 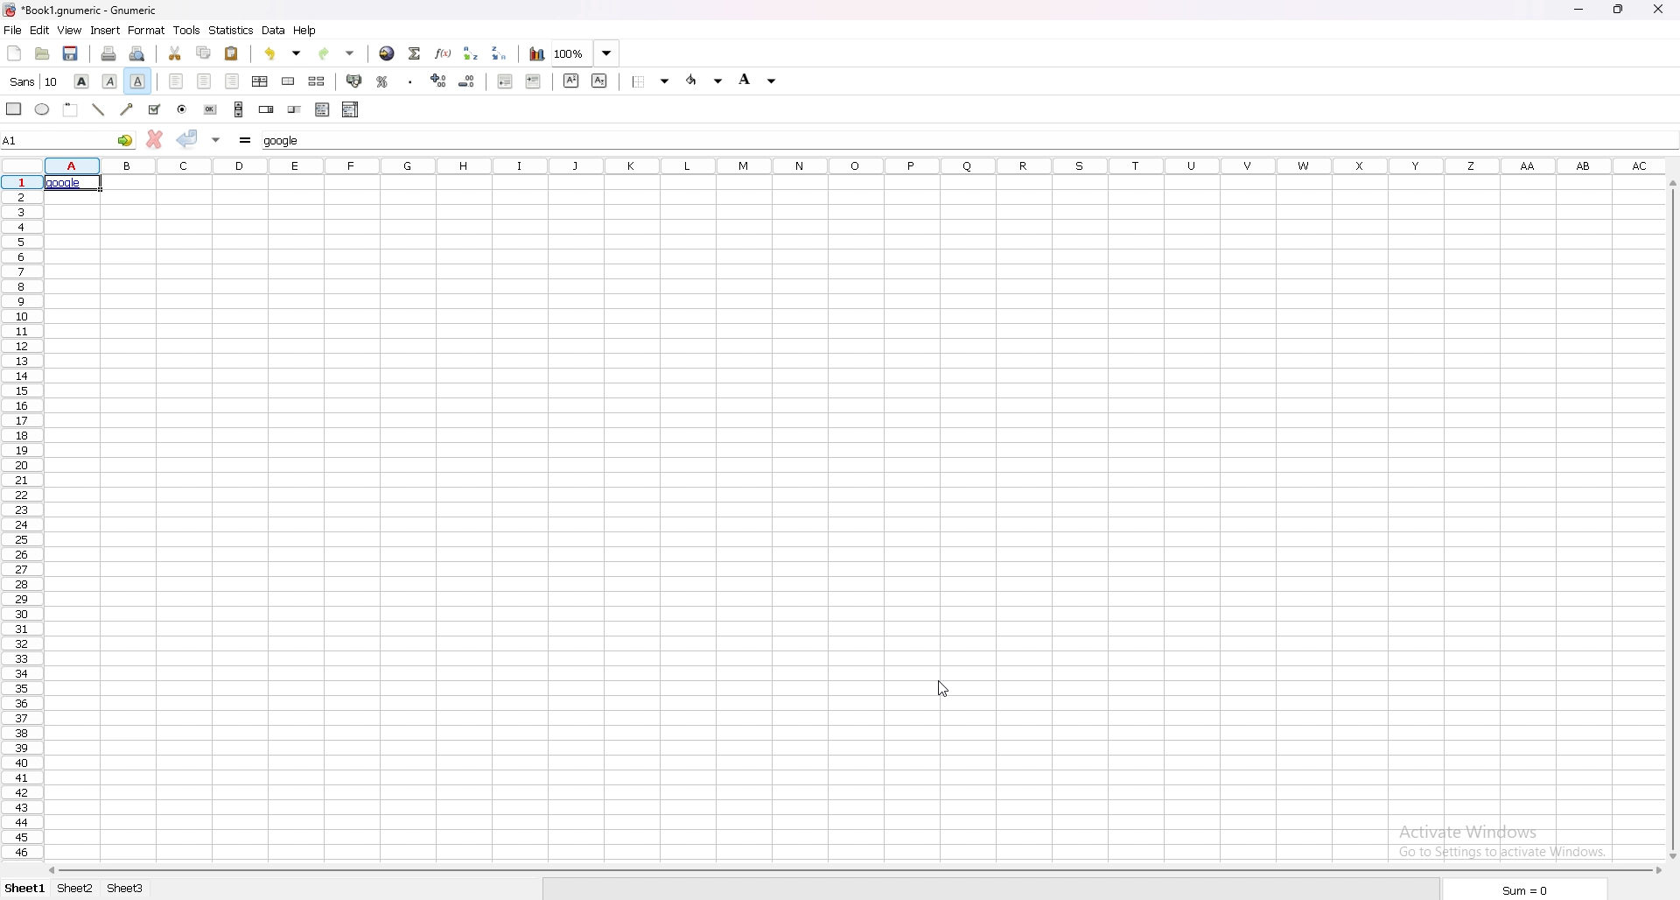 I want to click on file name, so click(x=82, y=10).